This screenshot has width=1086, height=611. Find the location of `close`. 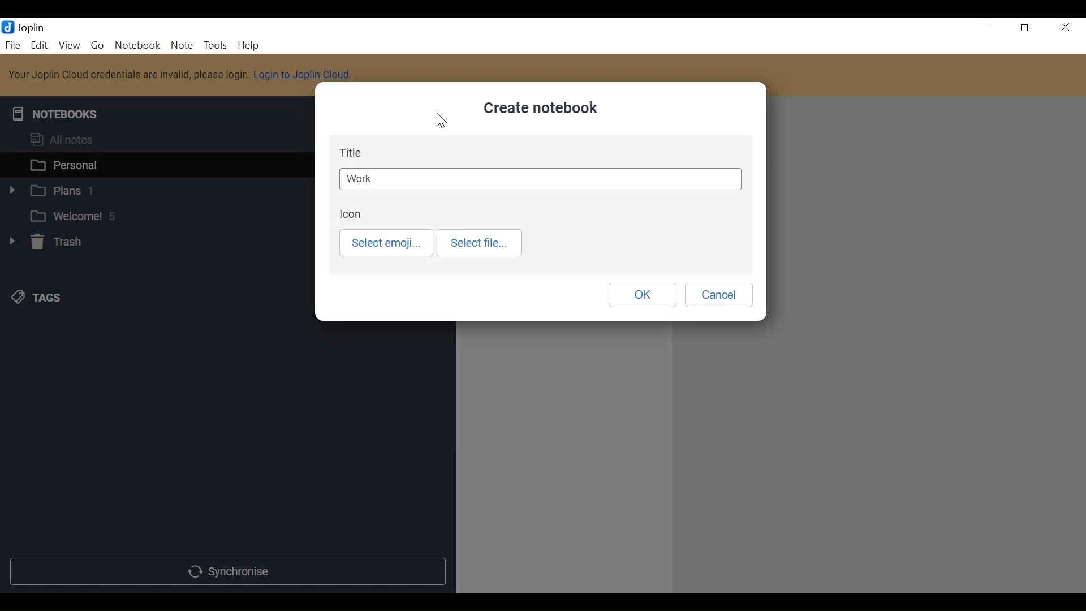

close is located at coordinates (1065, 28).